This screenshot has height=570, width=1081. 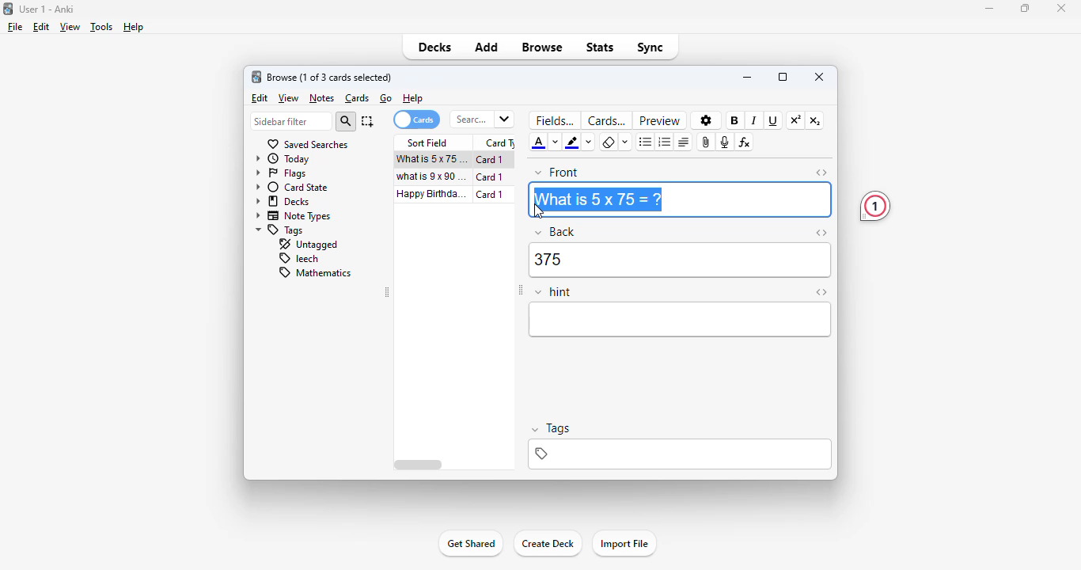 I want to click on browse, so click(x=543, y=47).